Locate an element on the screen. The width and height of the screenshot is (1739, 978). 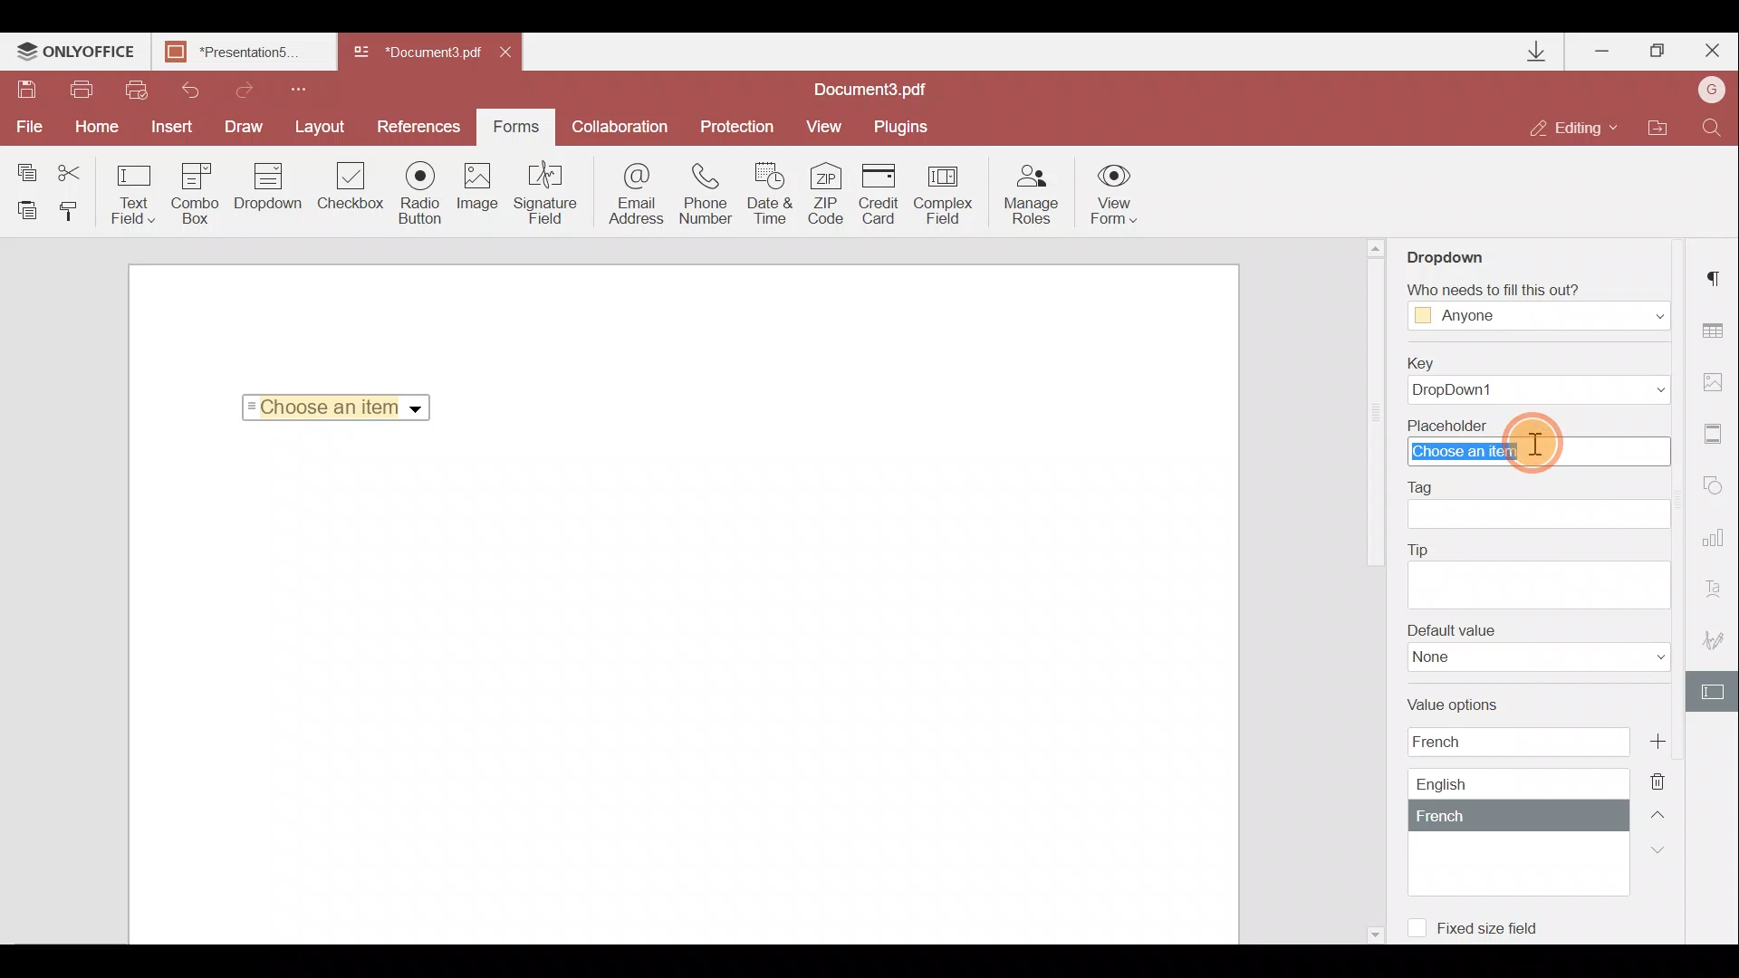
Key is located at coordinates (1532, 380).